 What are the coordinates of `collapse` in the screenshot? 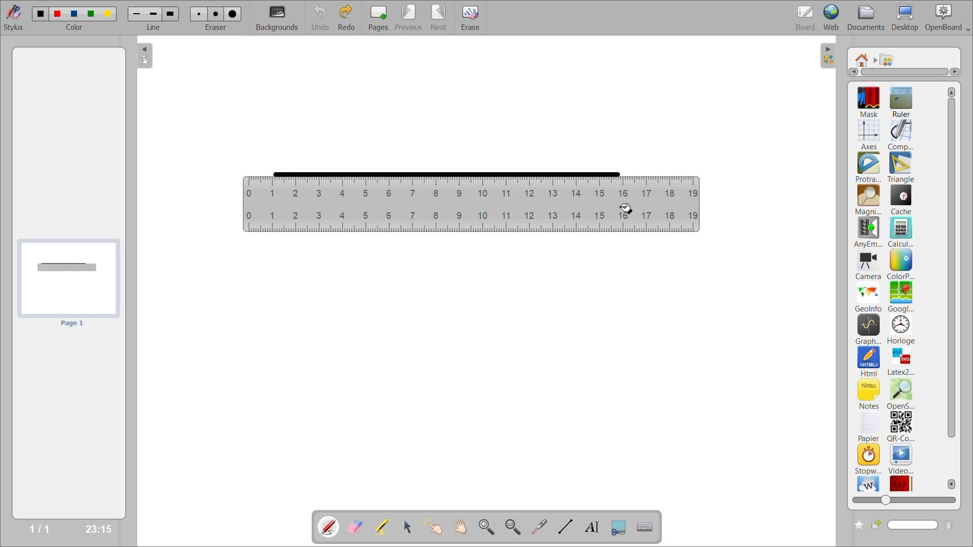 It's located at (829, 56).